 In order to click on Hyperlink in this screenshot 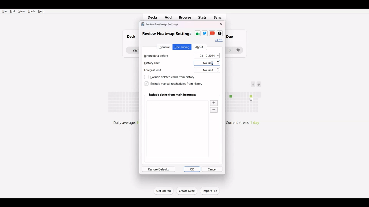, I will do `click(219, 40)`.